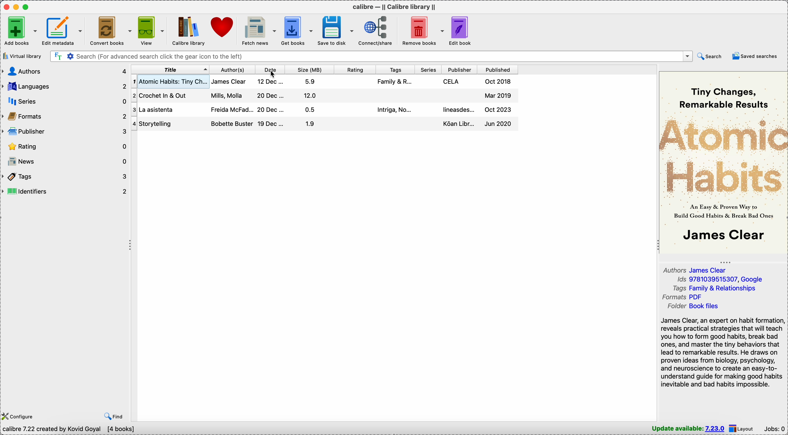  Describe the element at coordinates (460, 70) in the screenshot. I see `publisher` at that location.